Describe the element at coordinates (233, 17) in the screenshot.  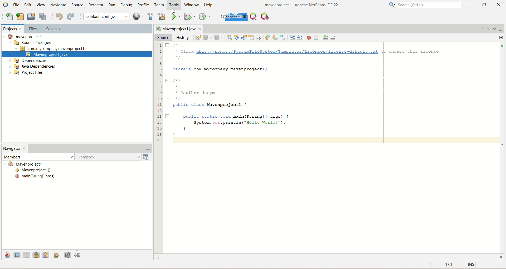
I see `force garbage collection` at that location.